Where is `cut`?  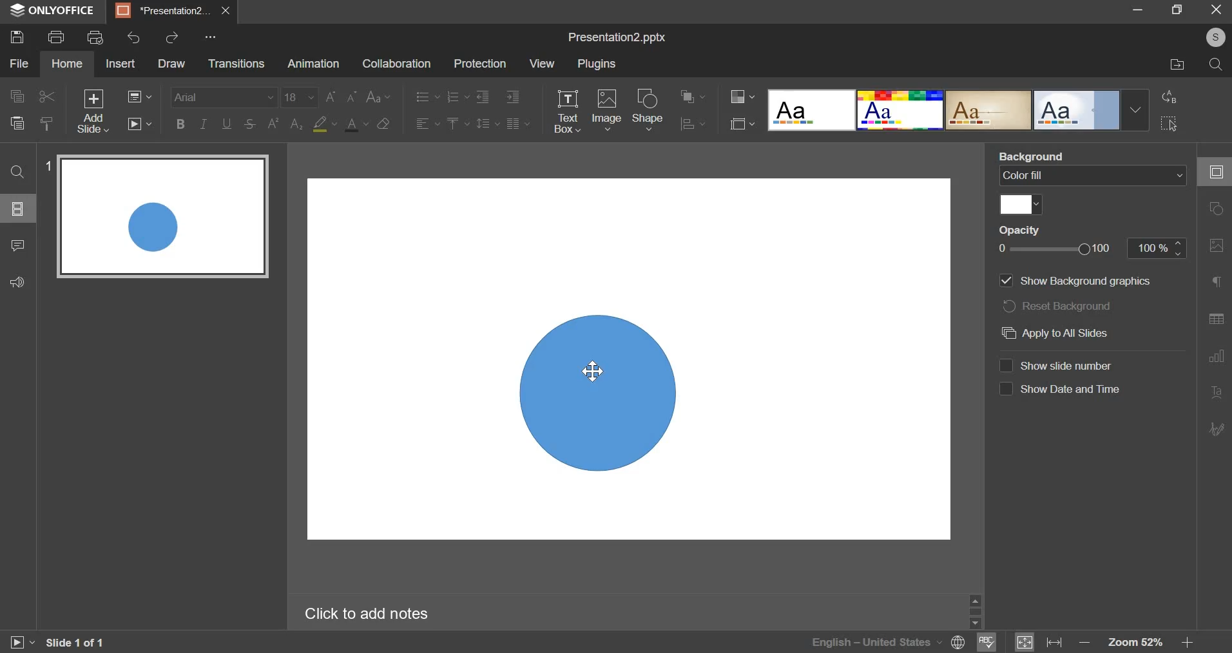 cut is located at coordinates (46, 96).